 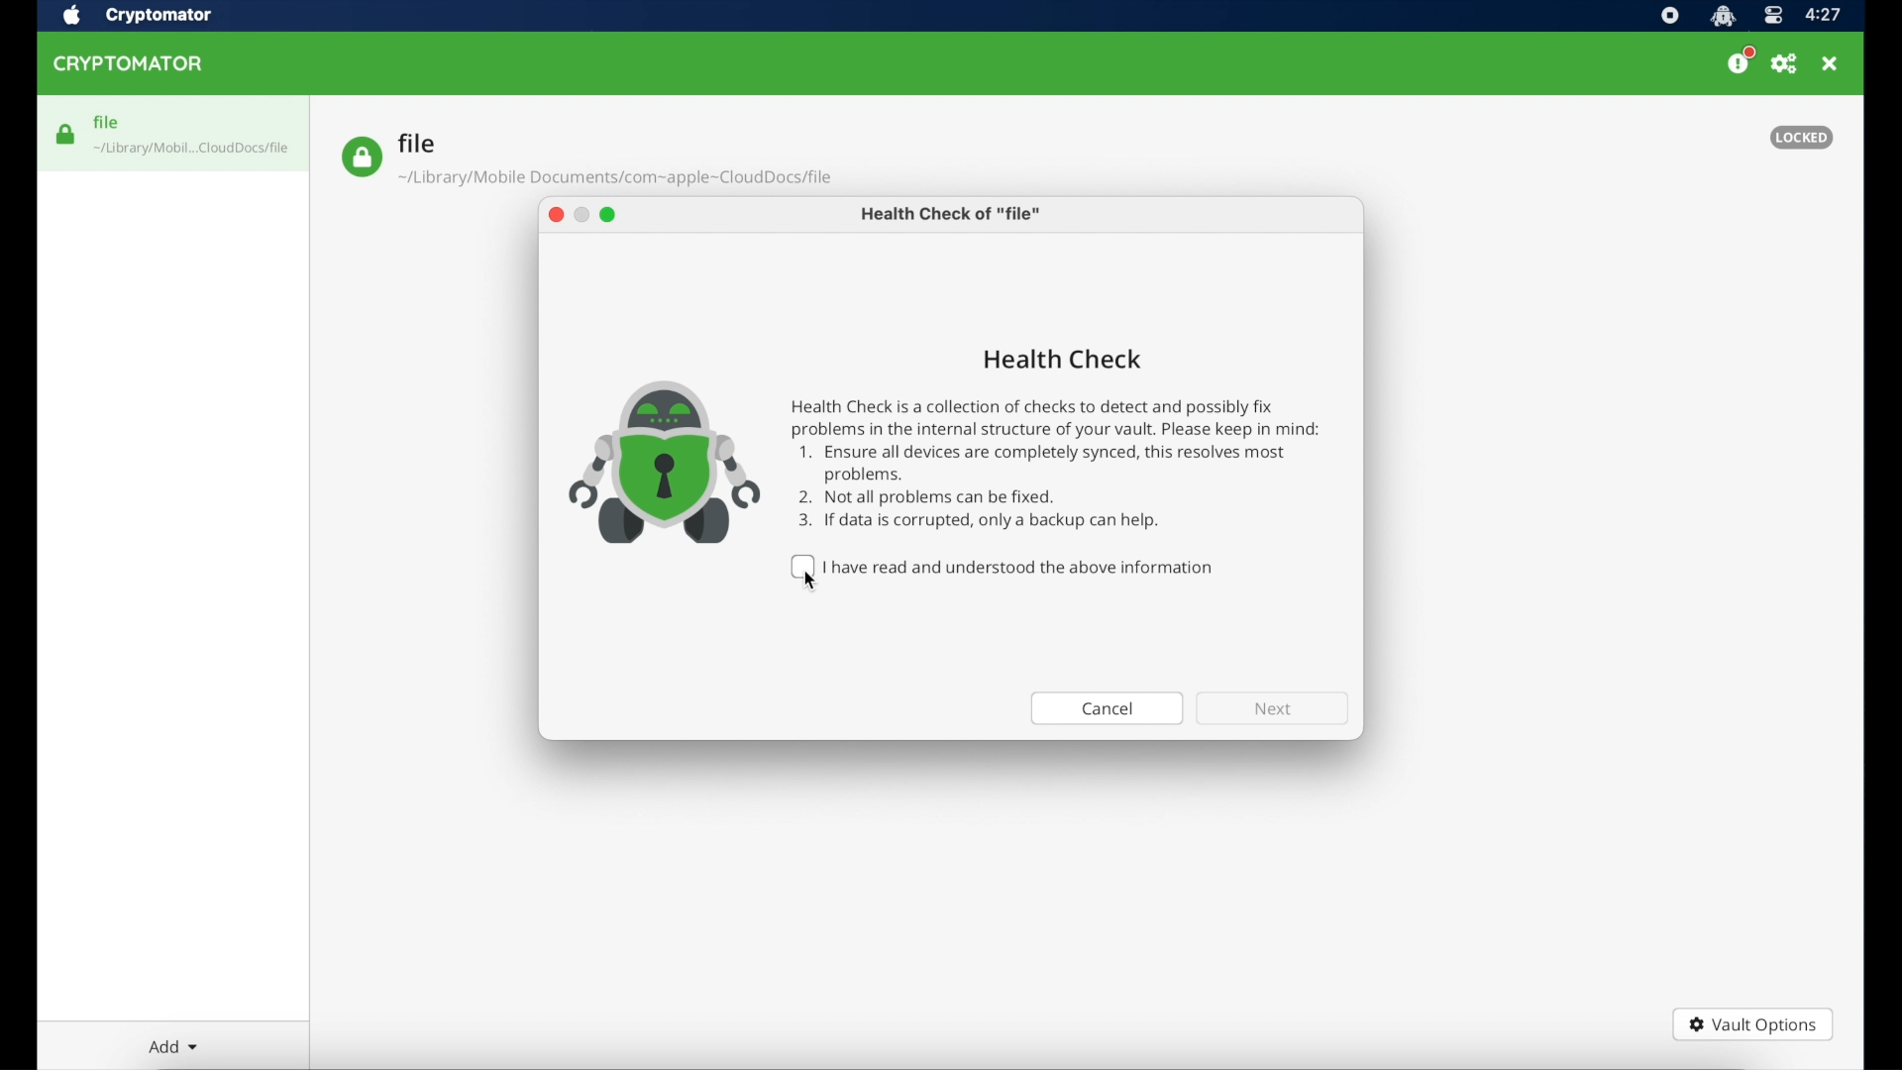 What do you see at coordinates (586, 160) in the screenshot?
I see `file` at bounding box center [586, 160].